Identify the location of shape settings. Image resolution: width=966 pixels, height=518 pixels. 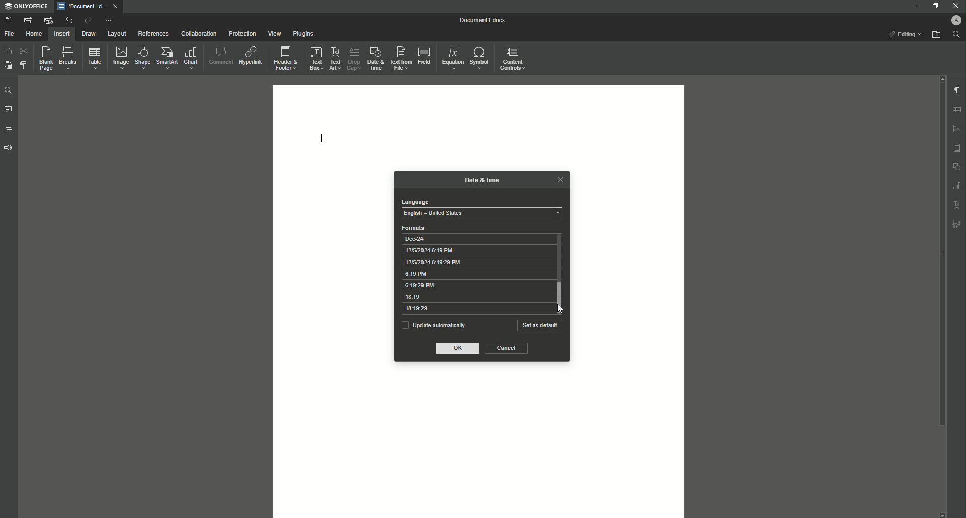
(956, 166).